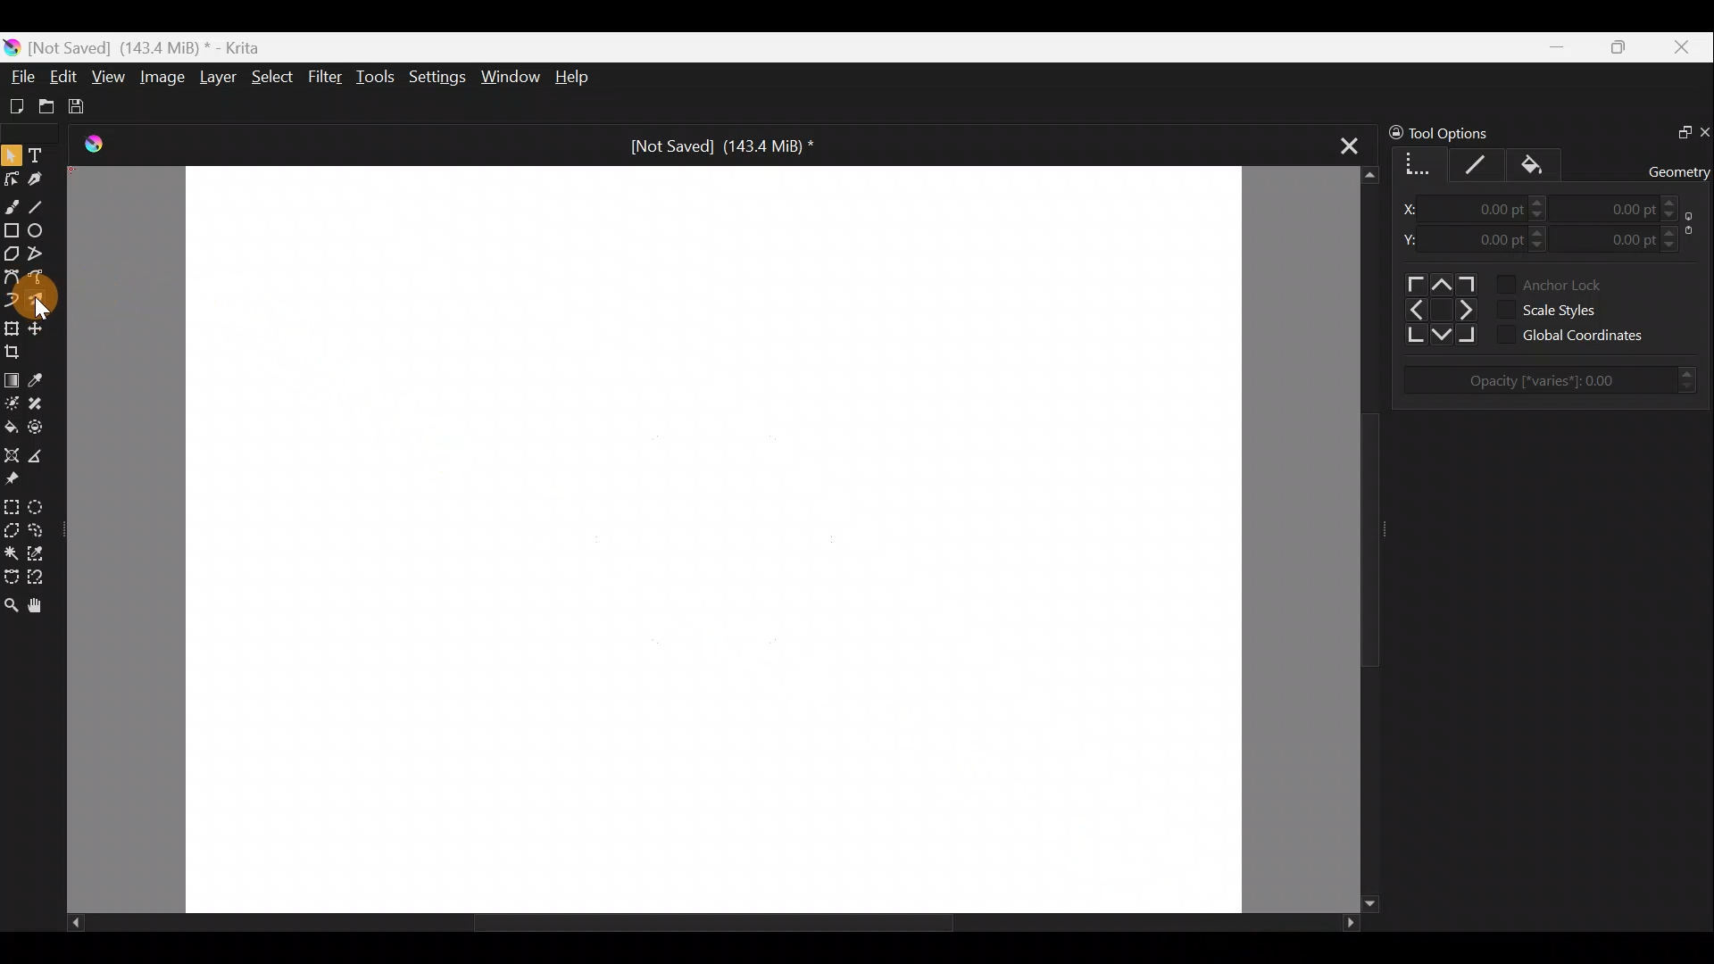  I want to click on Crop an image, so click(18, 350).